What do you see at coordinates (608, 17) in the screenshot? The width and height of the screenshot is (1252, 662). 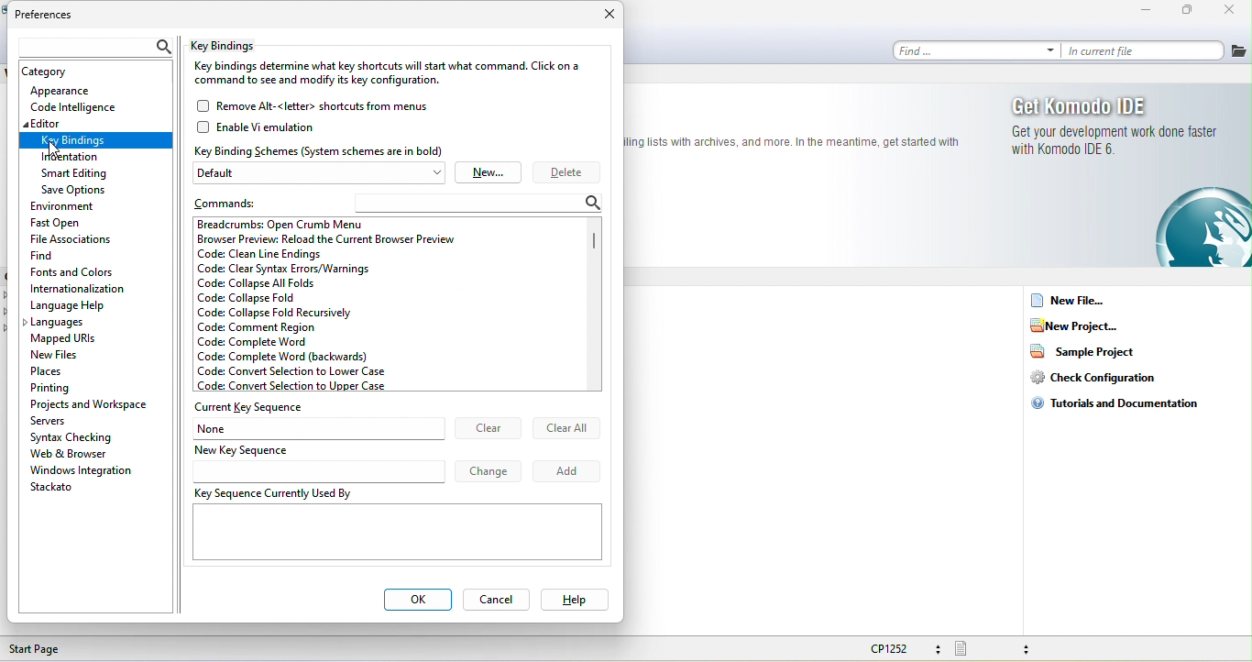 I see `close` at bounding box center [608, 17].